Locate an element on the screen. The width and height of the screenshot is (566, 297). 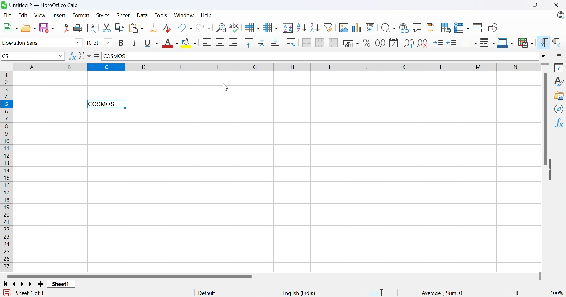
Insert or edit pivot table is located at coordinates (370, 28).